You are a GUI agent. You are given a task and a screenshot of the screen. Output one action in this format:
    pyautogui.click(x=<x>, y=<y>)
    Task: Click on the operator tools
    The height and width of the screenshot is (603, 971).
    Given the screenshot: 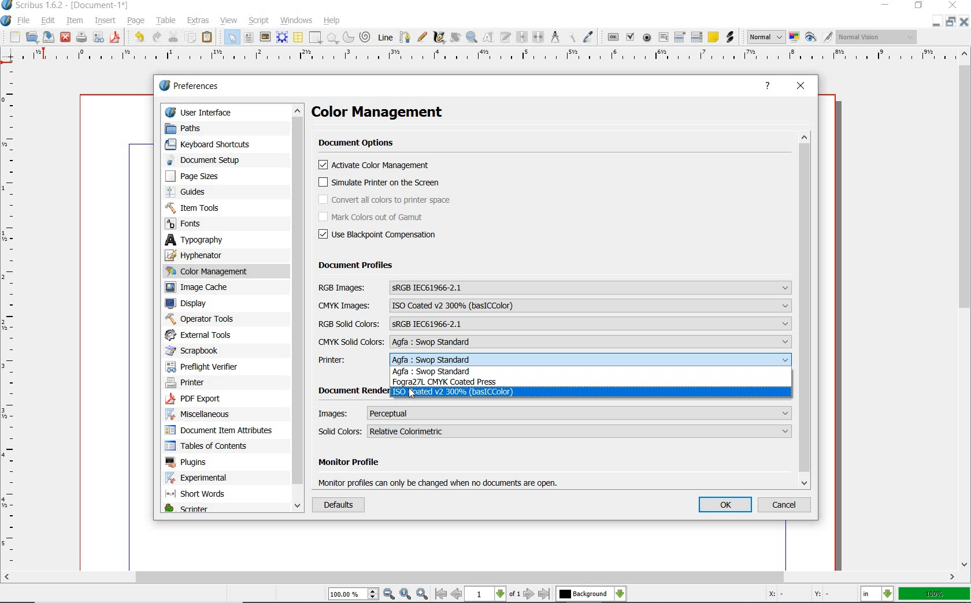 What is the action you would take?
    pyautogui.click(x=206, y=319)
    